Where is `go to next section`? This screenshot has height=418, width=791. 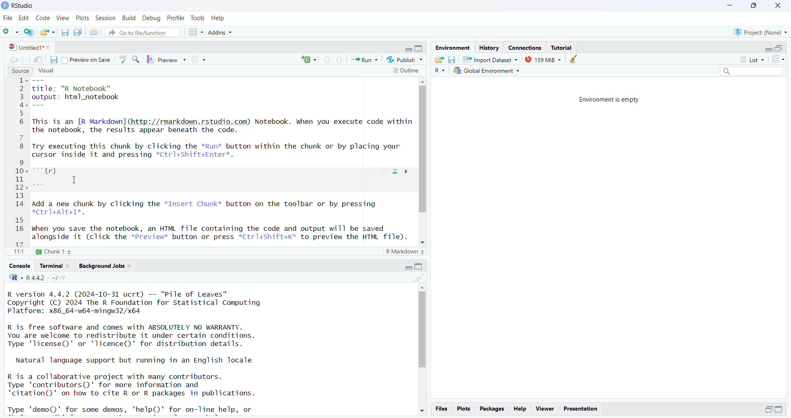
go to next section is located at coordinates (341, 60).